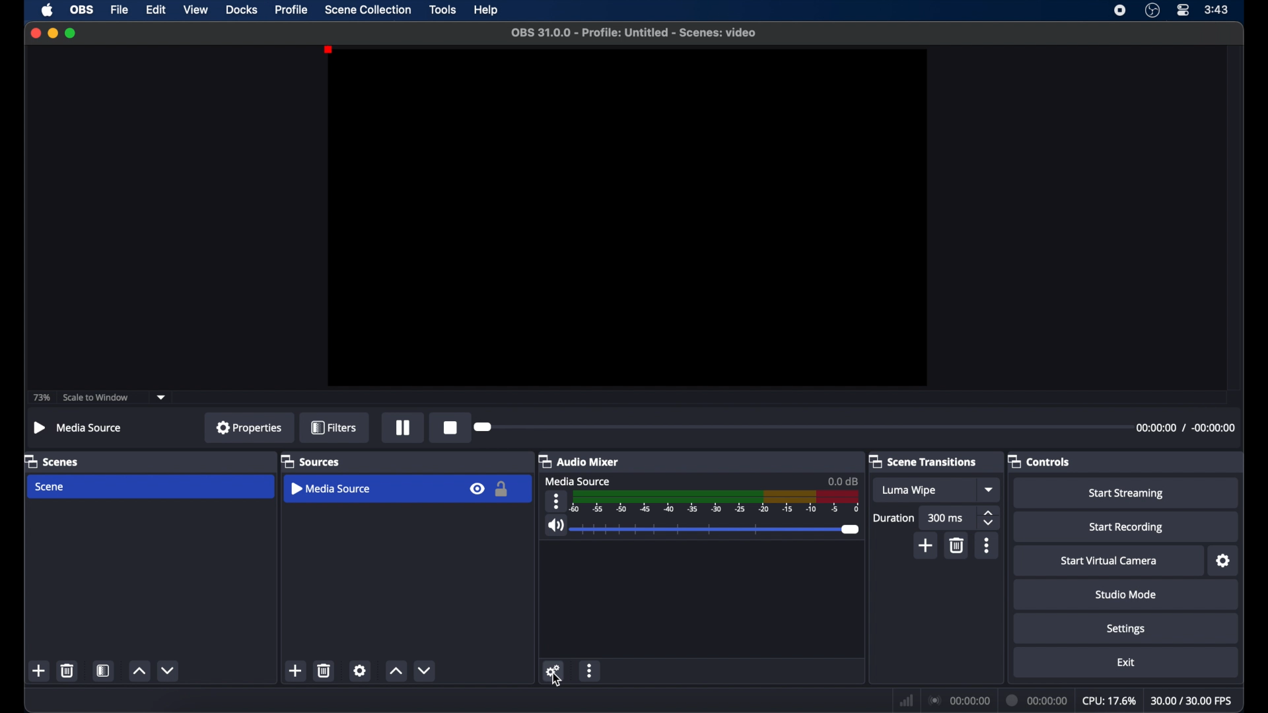 The width and height of the screenshot is (1268, 713). What do you see at coordinates (295, 670) in the screenshot?
I see `add` at bounding box center [295, 670].